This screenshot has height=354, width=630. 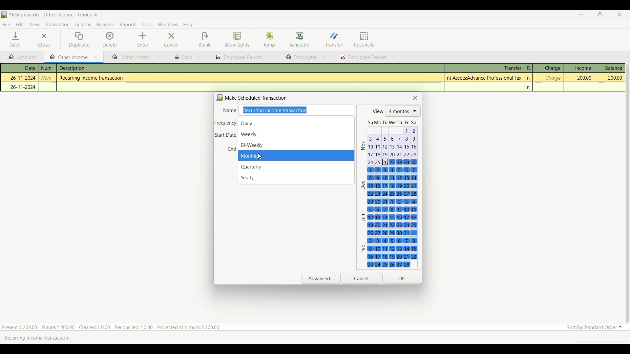 I want to click on Close, so click(x=39, y=40).